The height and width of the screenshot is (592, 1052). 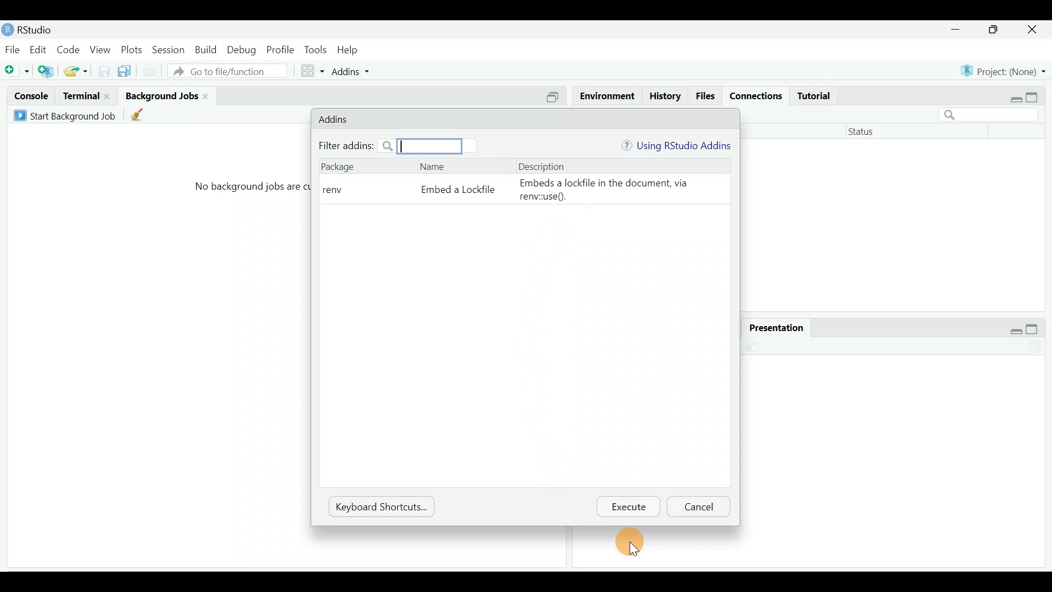 What do you see at coordinates (354, 73) in the screenshot?
I see `Addins` at bounding box center [354, 73].